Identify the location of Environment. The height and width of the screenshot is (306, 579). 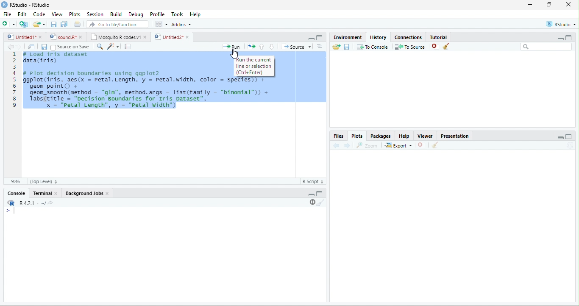
(348, 37).